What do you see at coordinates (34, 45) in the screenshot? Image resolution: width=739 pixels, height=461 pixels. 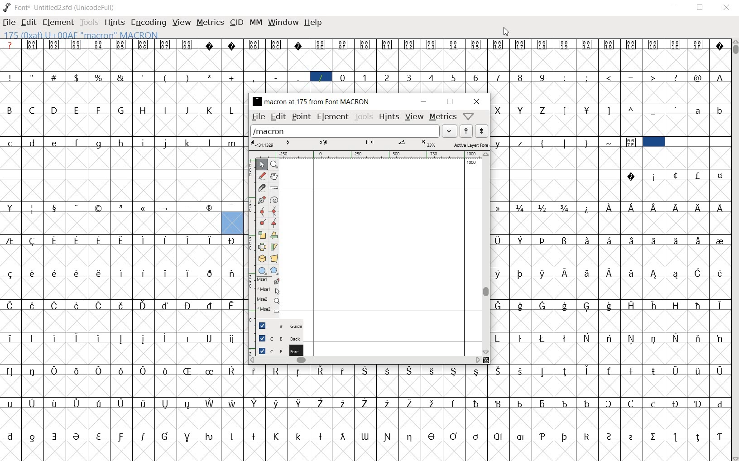 I see `Symbol` at bounding box center [34, 45].